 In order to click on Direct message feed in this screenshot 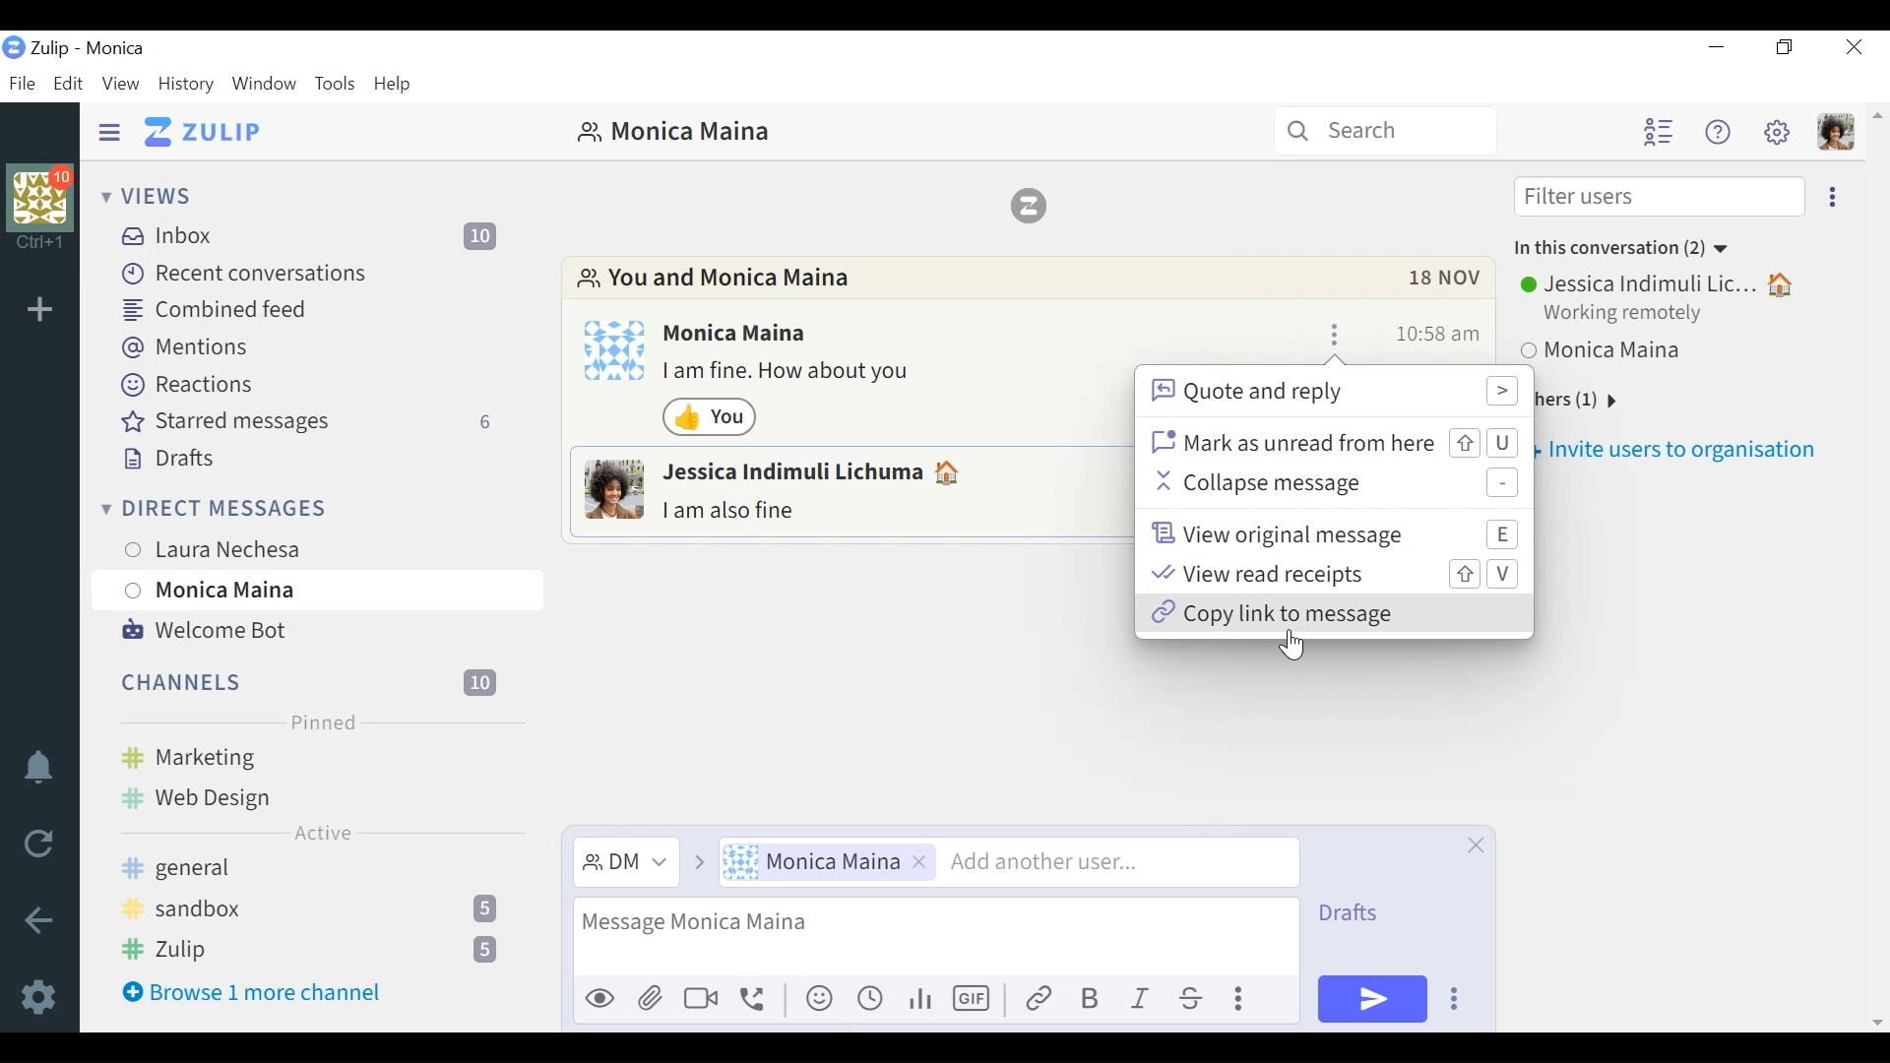, I will do `click(448, 508)`.